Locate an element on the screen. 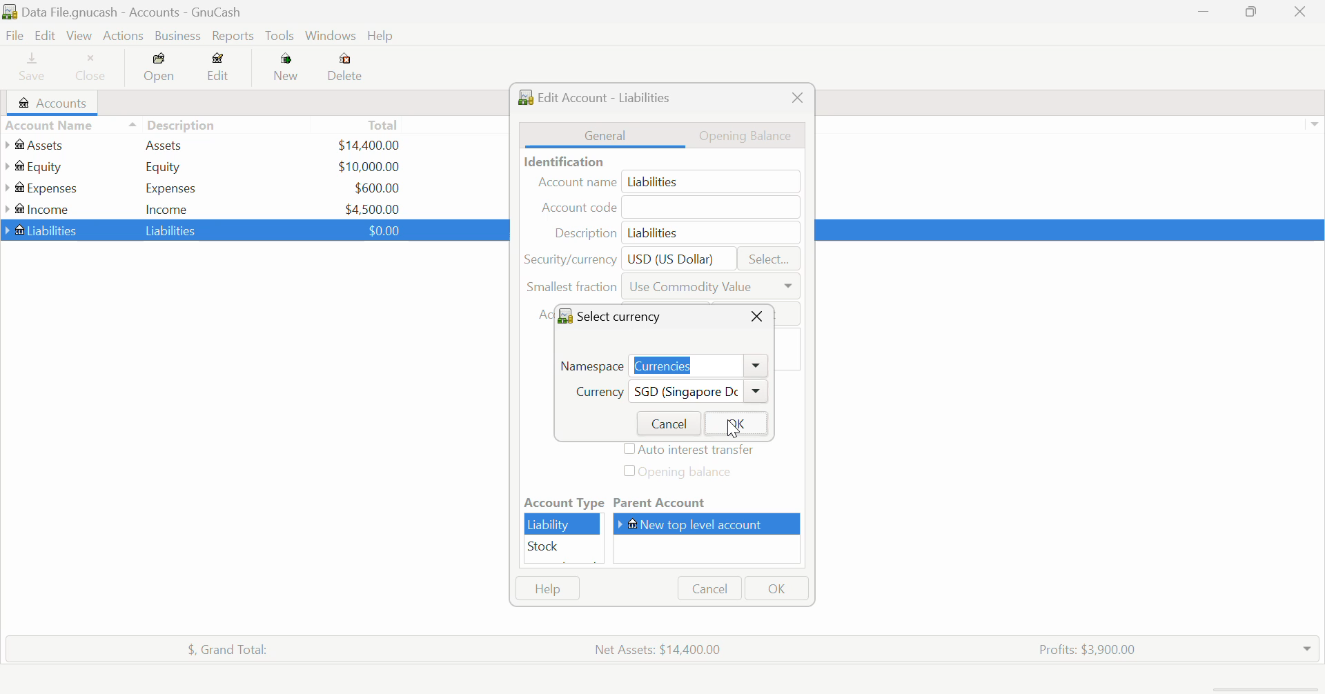 The height and width of the screenshot is (694, 1325). USD is located at coordinates (380, 230).